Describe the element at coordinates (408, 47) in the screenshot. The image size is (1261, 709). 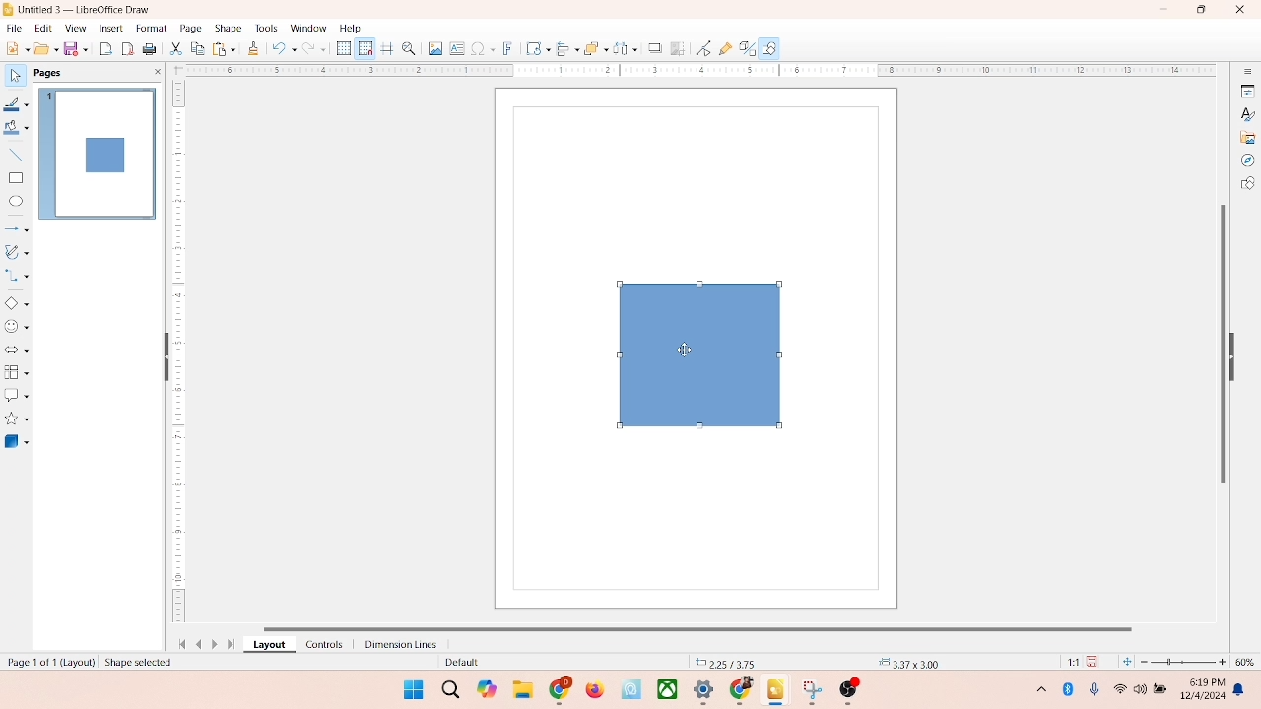
I see `zoom and pan` at that location.